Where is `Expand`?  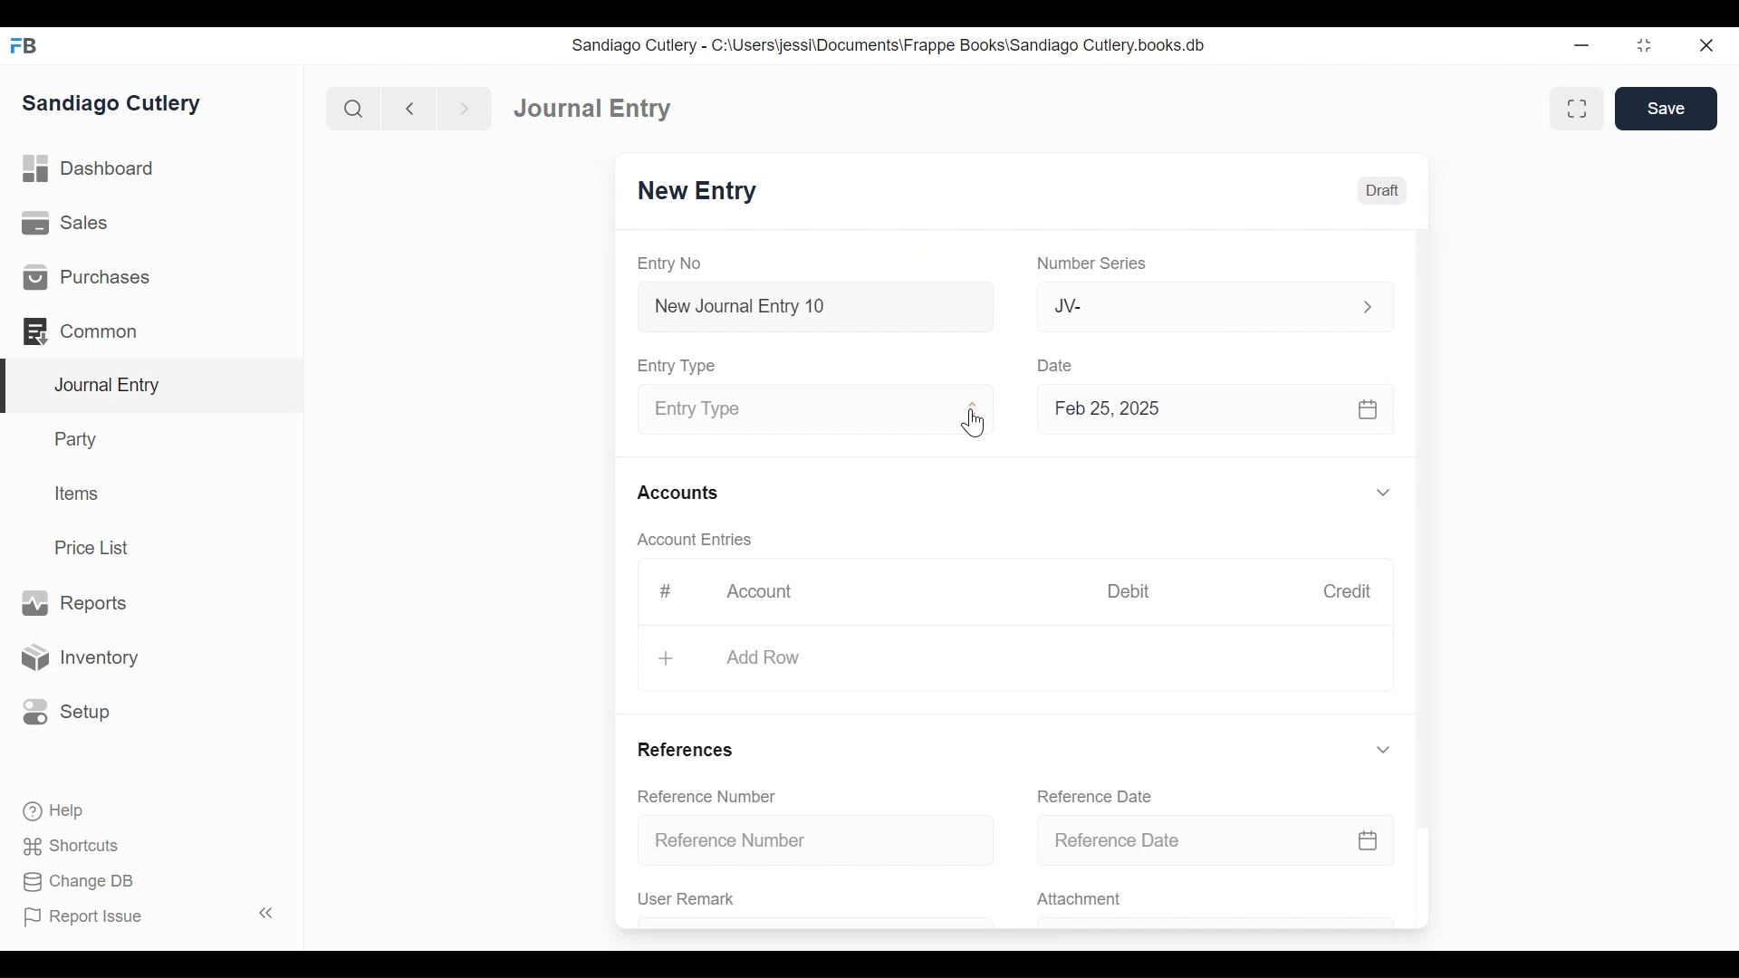 Expand is located at coordinates (1383, 494).